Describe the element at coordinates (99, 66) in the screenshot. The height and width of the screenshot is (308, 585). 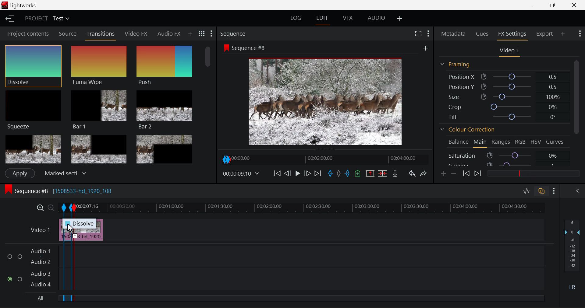
I see `Luma Wipe` at that location.